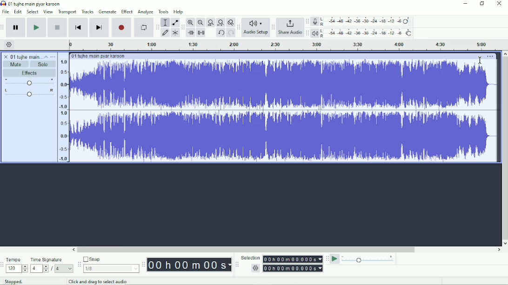 This screenshot has height=285, width=508. What do you see at coordinates (16, 27) in the screenshot?
I see `Pause` at bounding box center [16, 27].